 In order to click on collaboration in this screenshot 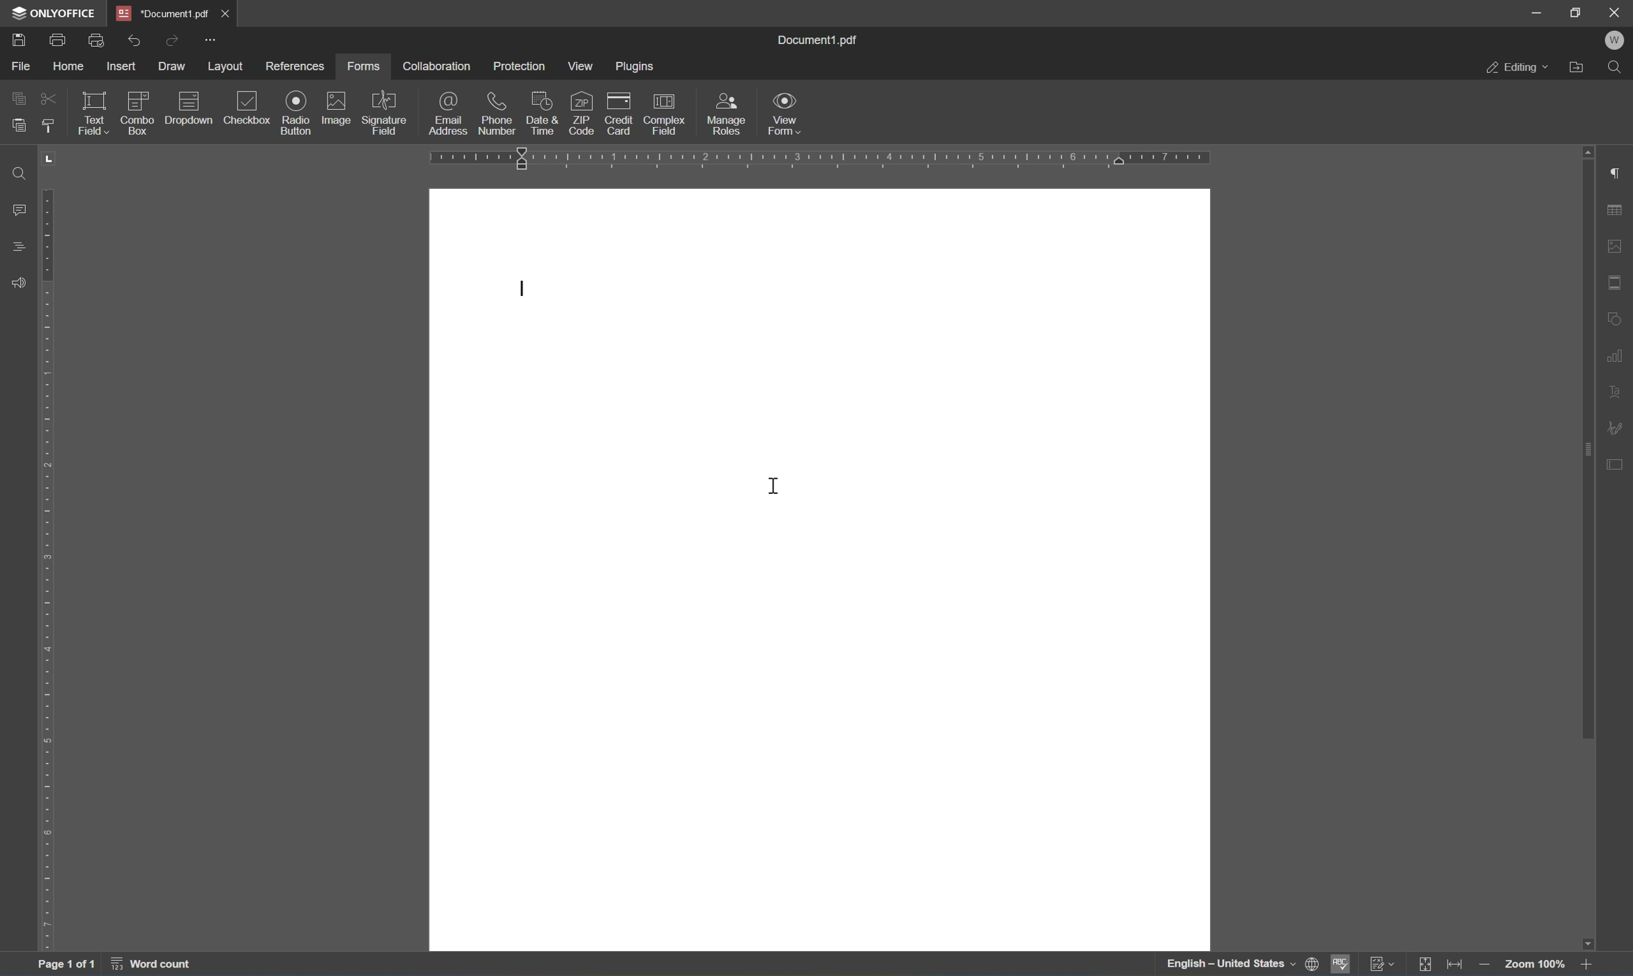, I will do `click(440, 65)`.